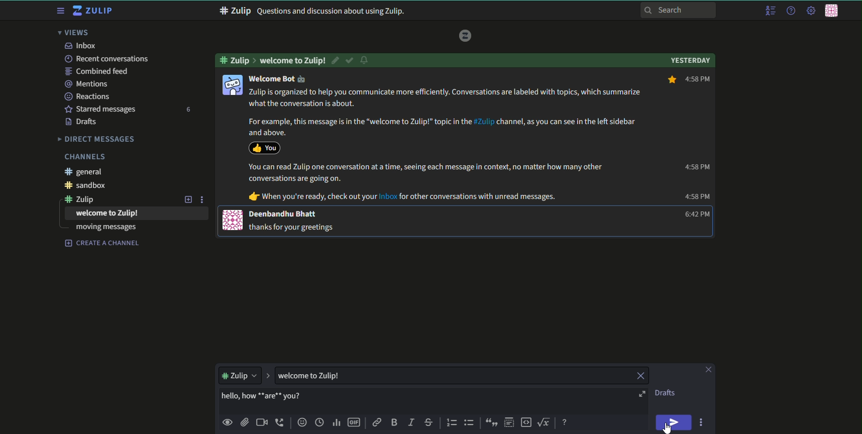 This screenshot has height=434, width=862. I want to click on personal menu, so click(833, 12).